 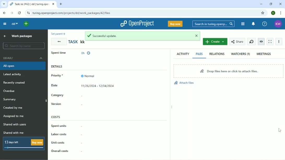 What do you see at coordinates (228, 71) in the screenshot?
I see `Drag files here or click to attach files` at bounding box center [228, 71].